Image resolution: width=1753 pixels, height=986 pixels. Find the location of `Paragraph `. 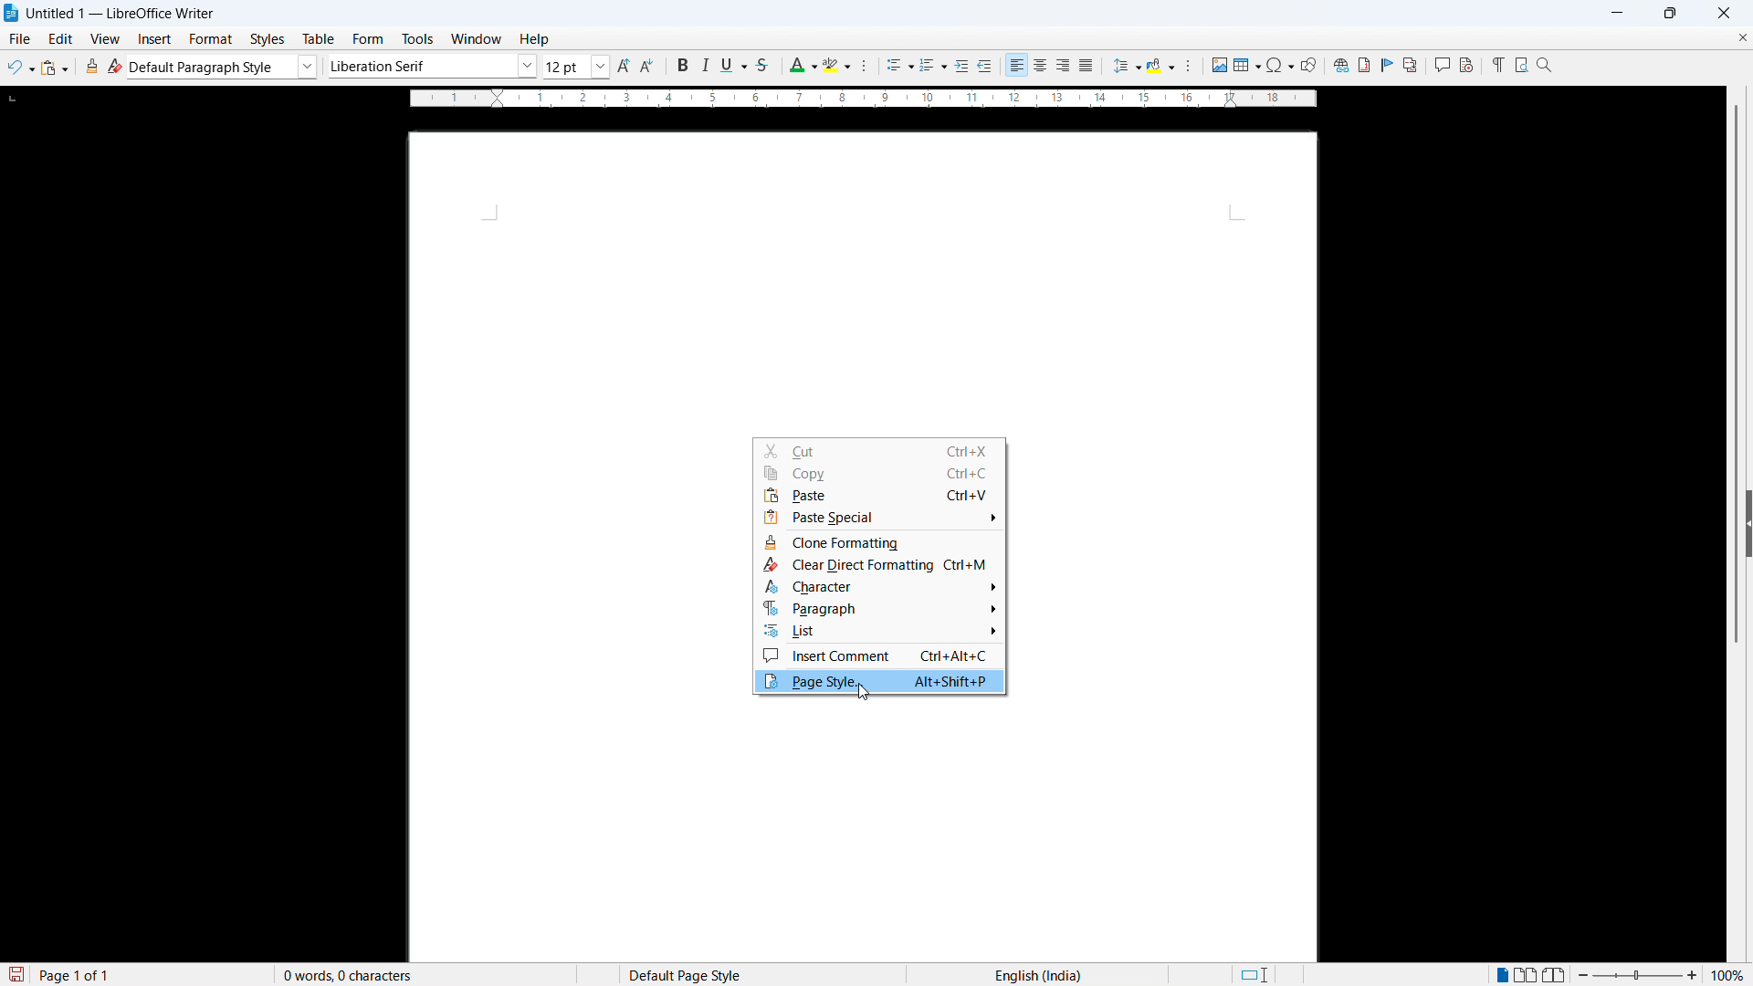

Paragraph  is located at coordinates (1187, 66).